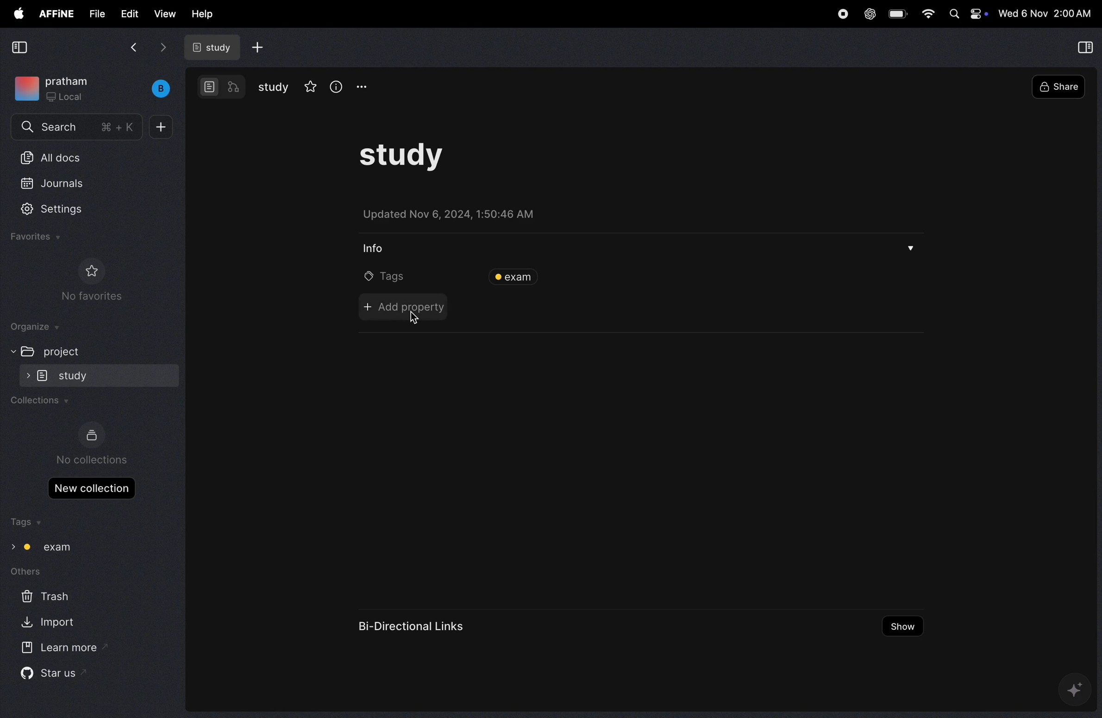 Image resolution: width=1102 pixels, height=718 pixels. Describe the element at coordinates (63, 208) in the screenshot. I see `settings` at that location.